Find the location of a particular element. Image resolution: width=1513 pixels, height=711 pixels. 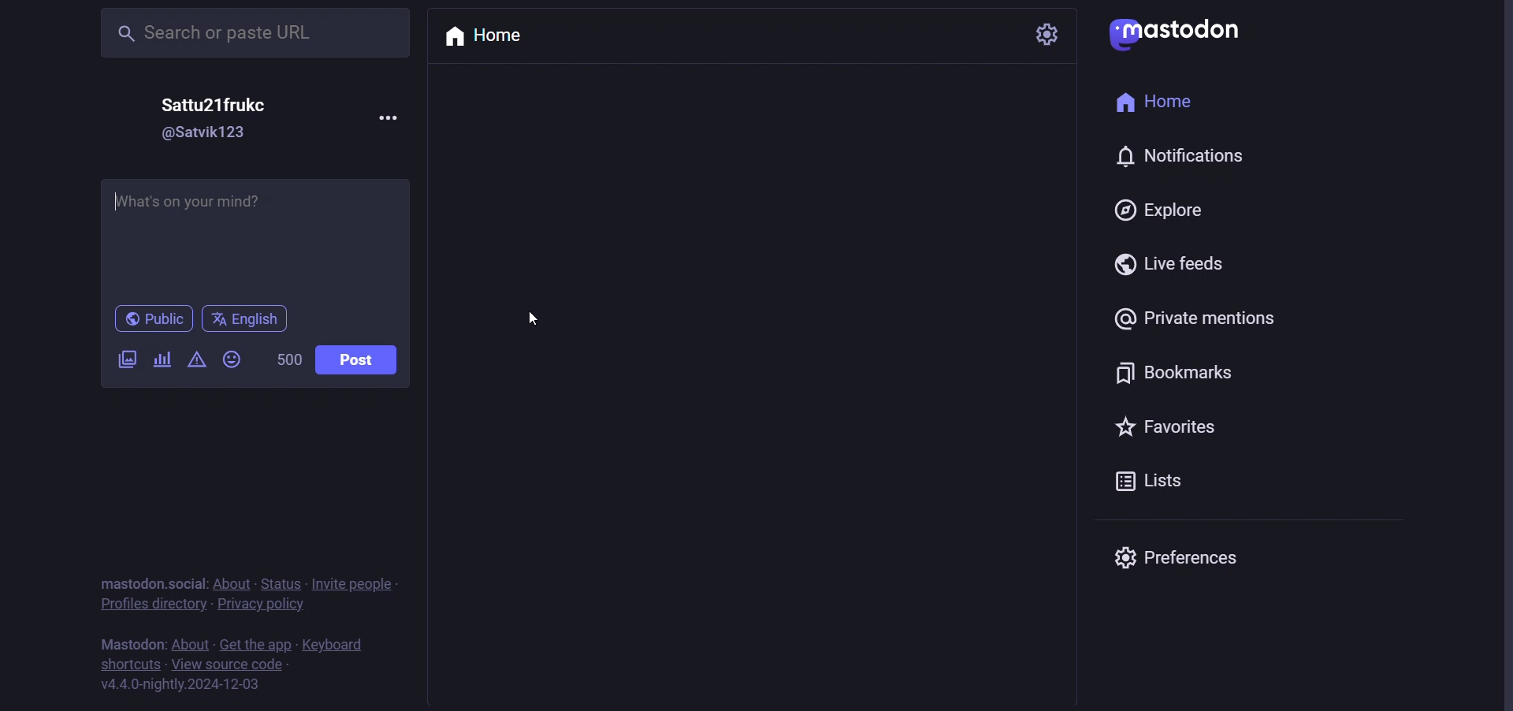

public is located at coordinates (154, 318).